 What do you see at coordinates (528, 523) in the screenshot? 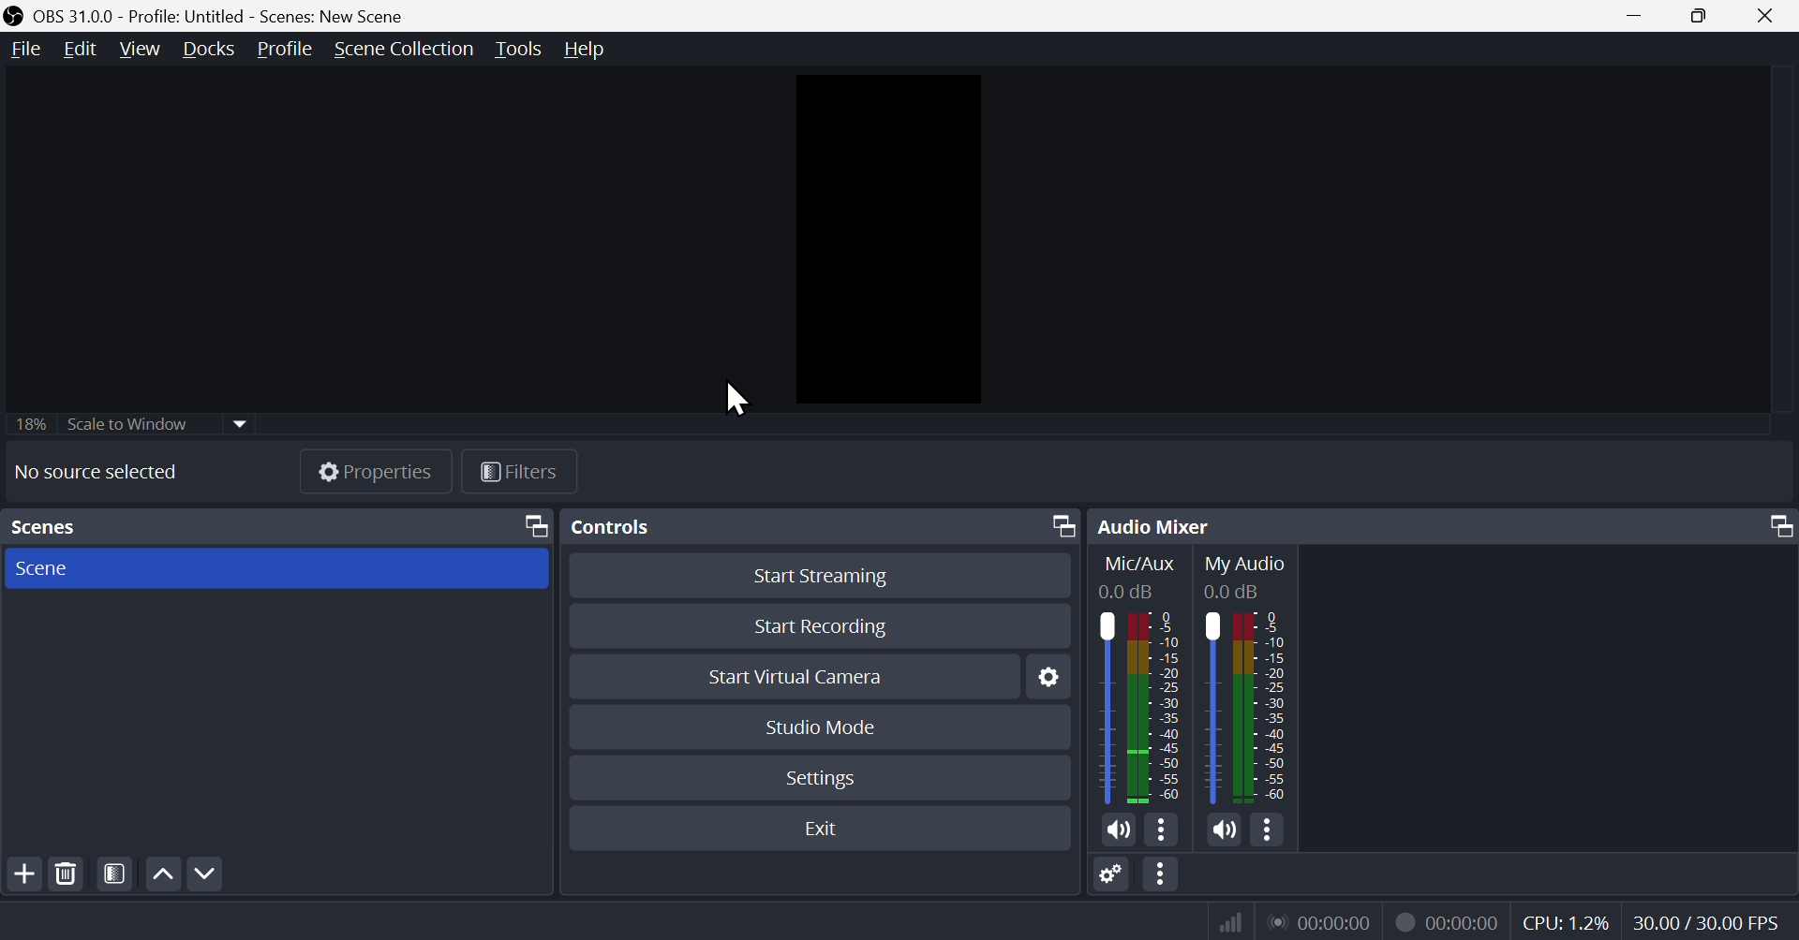
I see `Maximize` at bounding box center [528, 523].